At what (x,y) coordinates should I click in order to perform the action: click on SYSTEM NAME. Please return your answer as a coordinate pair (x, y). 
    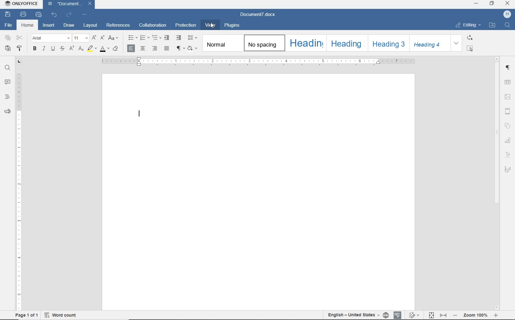
    Looking at the image, I should click on (20, 4).